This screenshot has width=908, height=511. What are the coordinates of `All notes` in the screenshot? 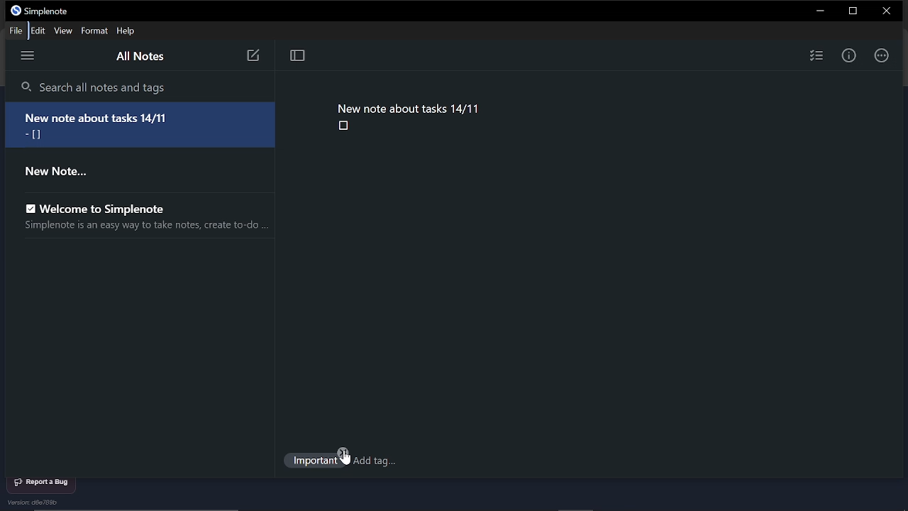 It's located at (140, 58).